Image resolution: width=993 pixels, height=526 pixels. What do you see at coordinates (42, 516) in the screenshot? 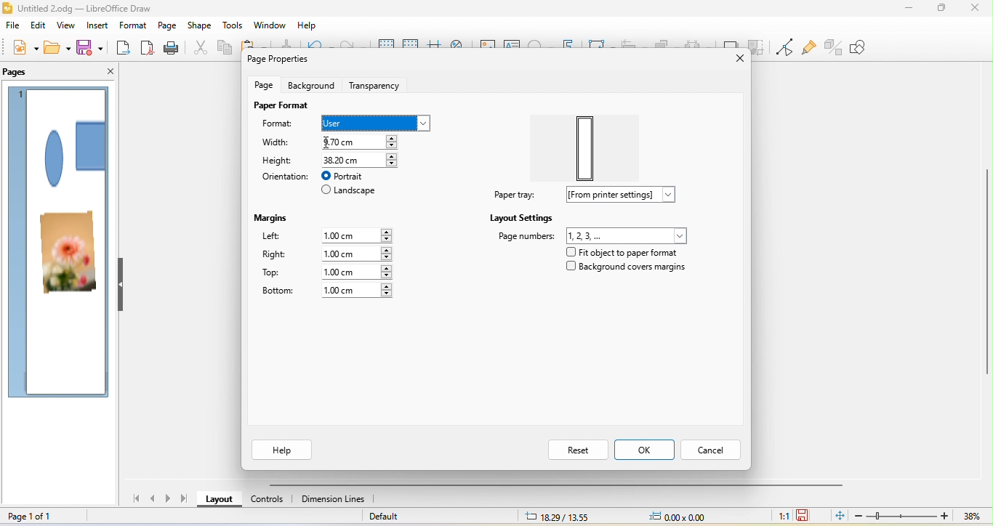
I see `page 1 of 1` at bounding box center [42, 516].